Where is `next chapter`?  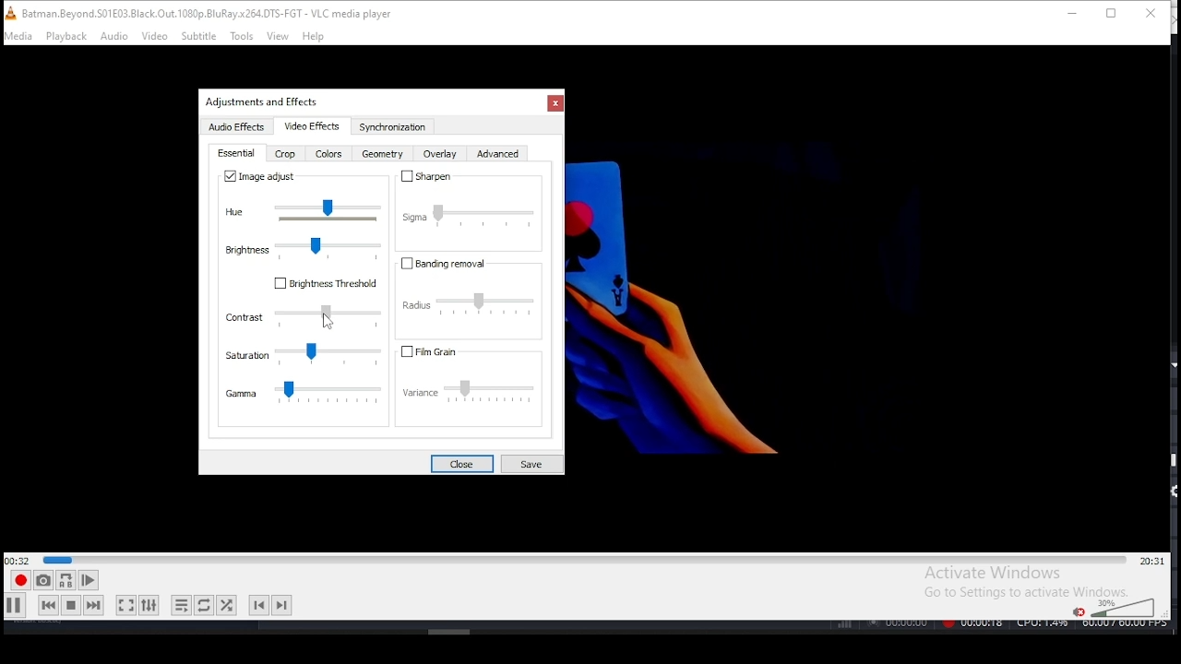 next chapter is located at coordinates (283, 603).